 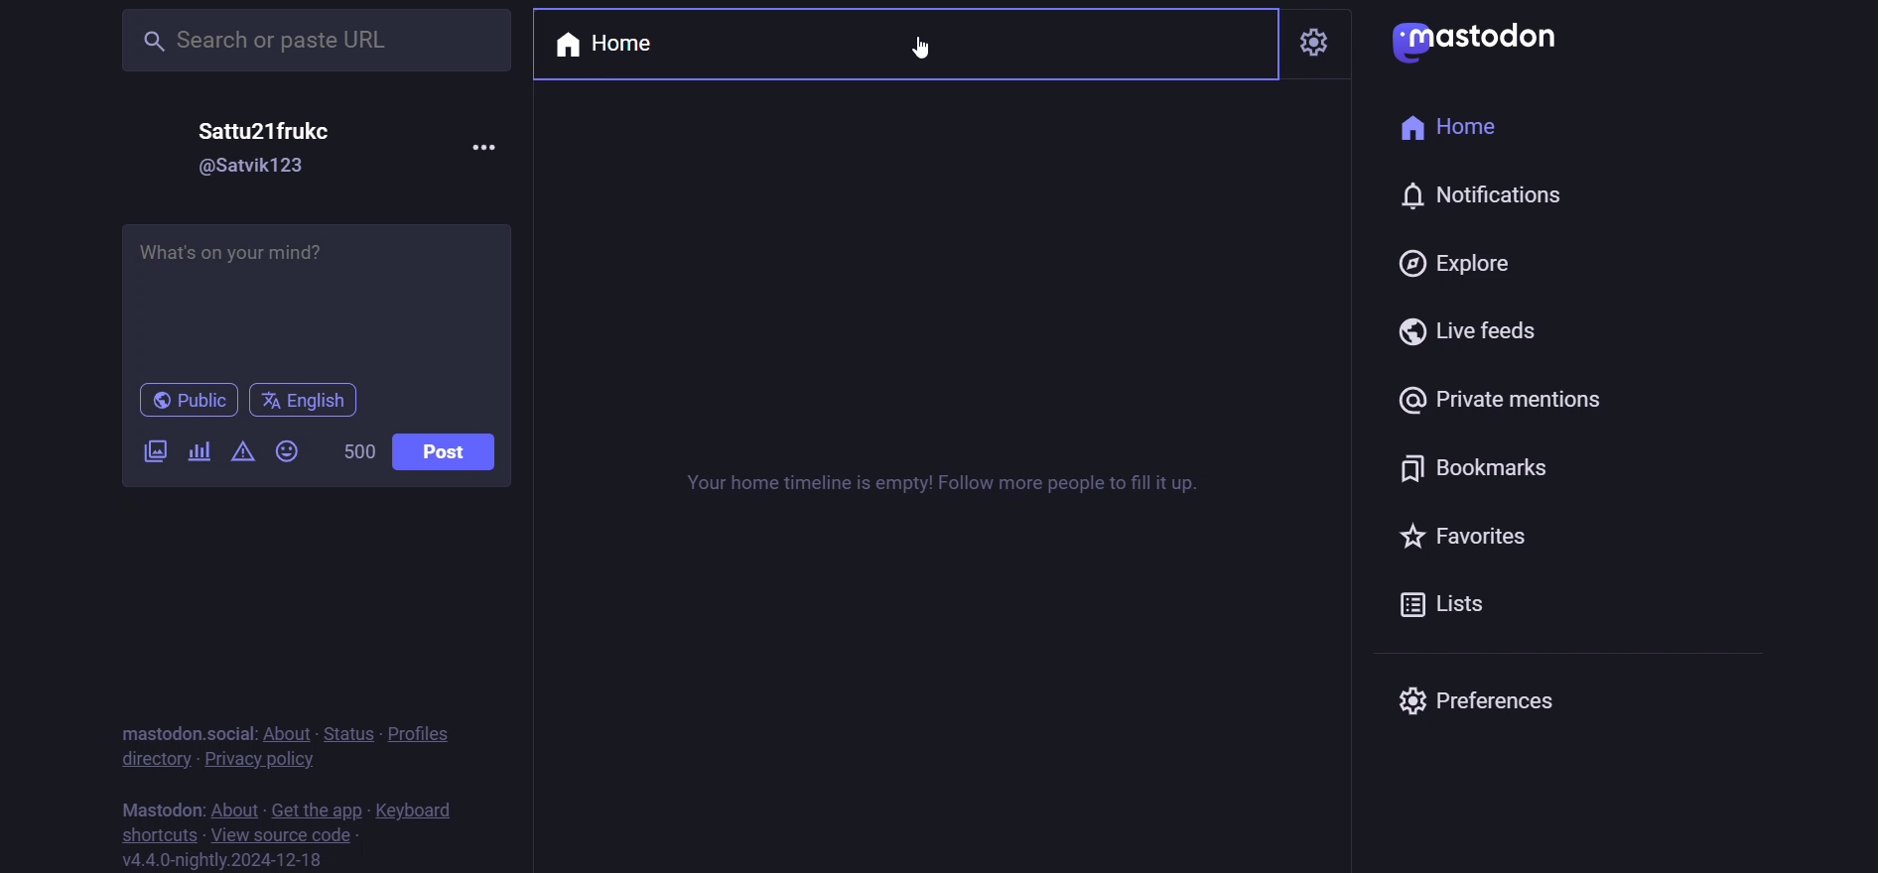 I want to click on private mention, so click(x=1513, y=399).